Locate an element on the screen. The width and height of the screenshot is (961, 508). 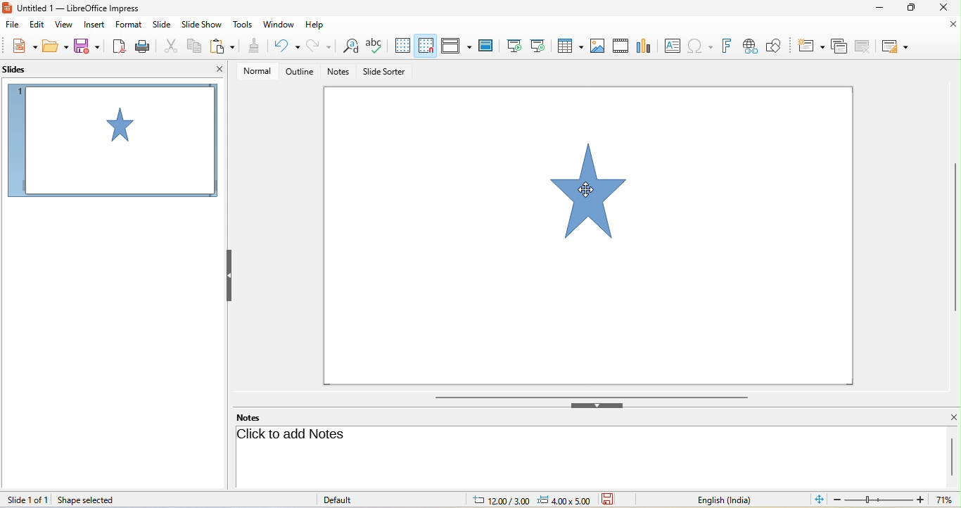
master slide is located at coordinates (487, 46).